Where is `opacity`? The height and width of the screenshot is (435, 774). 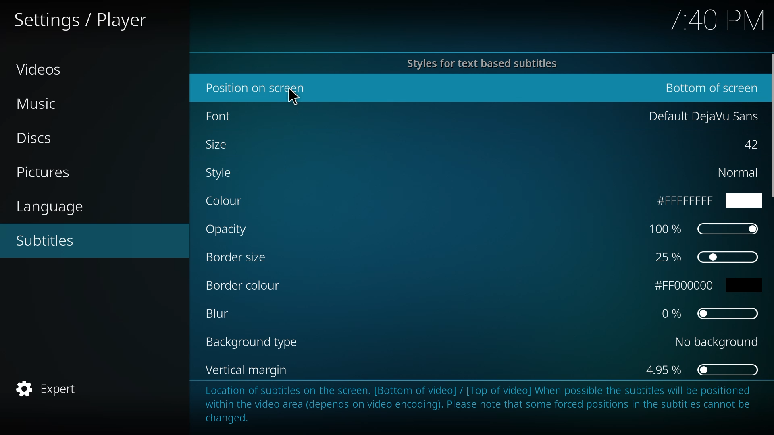 opacity is located at coordinates (227, 229).